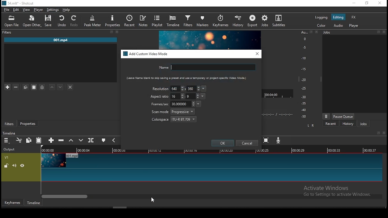 Image resolution: width=388 pixels, height=218 pixels. What do you see at coordinates (363, 124) in the screenshot?
I see `jobs` at bounding box center [363, 124].